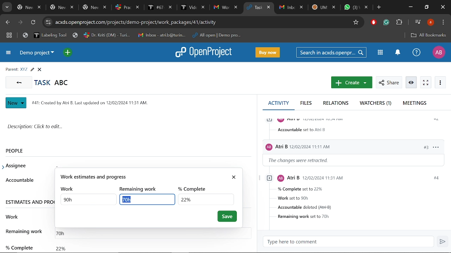 This screenshot has height=253, width=451. I want to click on Buy now, so click(269, 52).